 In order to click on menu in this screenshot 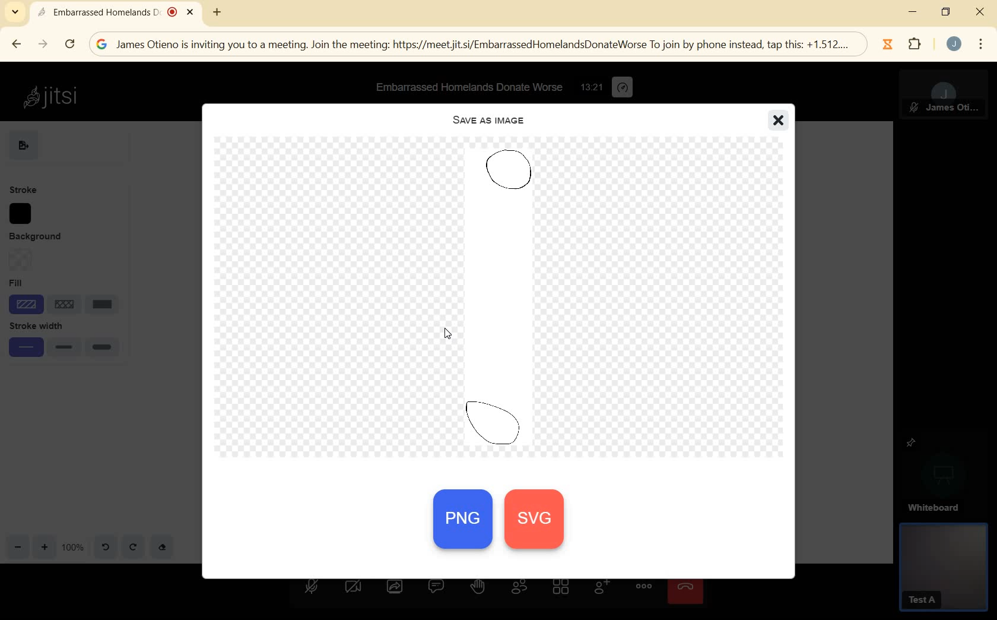, I will do `click(980, 43)`.